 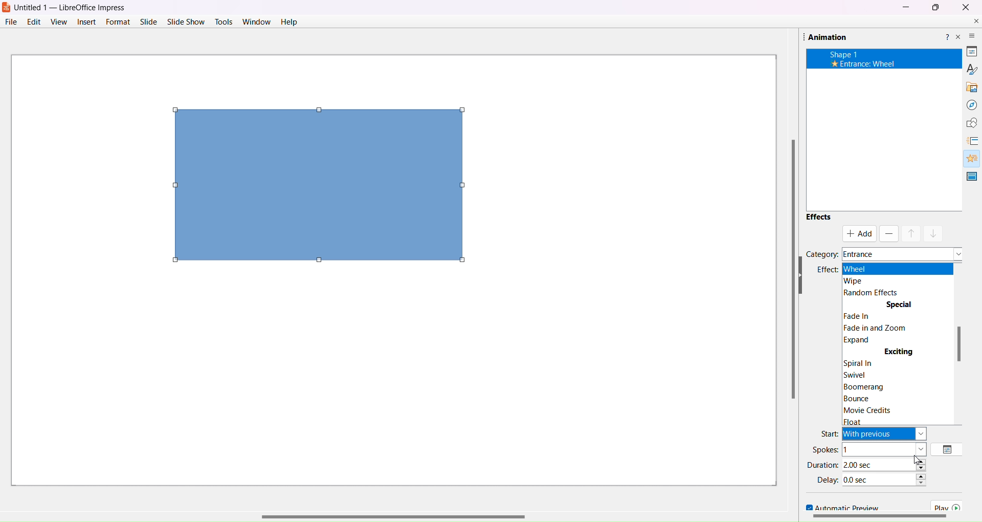 What do you see at coordinates (916, 460) in the screenshot?
I see `Cursor` at bounding box center [916, 460].